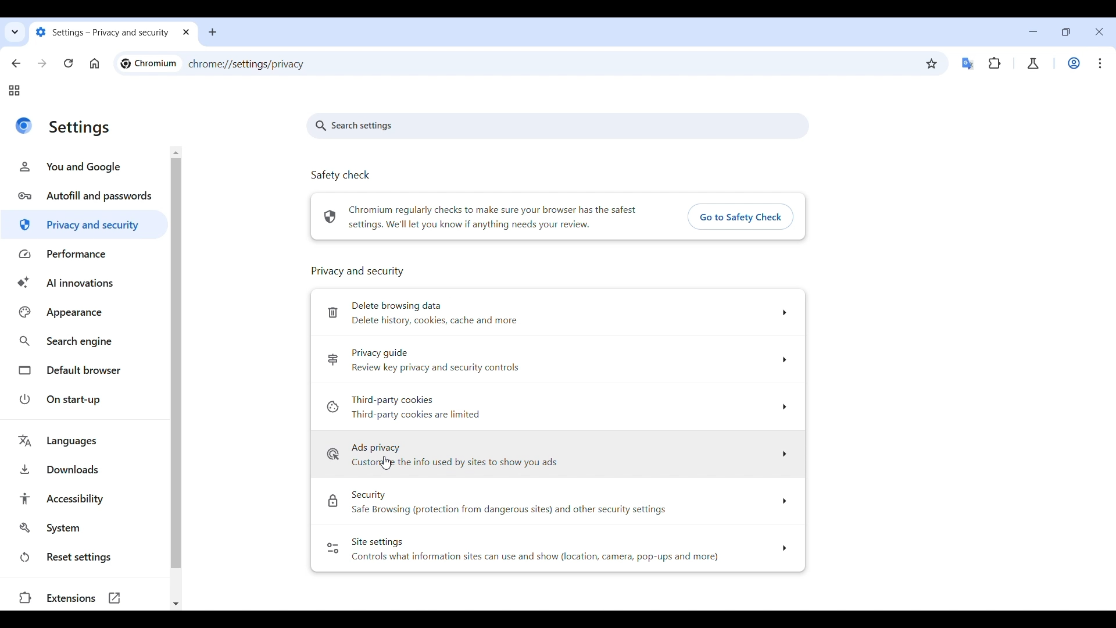  I want to click on Close interface, so click(1100, 31).